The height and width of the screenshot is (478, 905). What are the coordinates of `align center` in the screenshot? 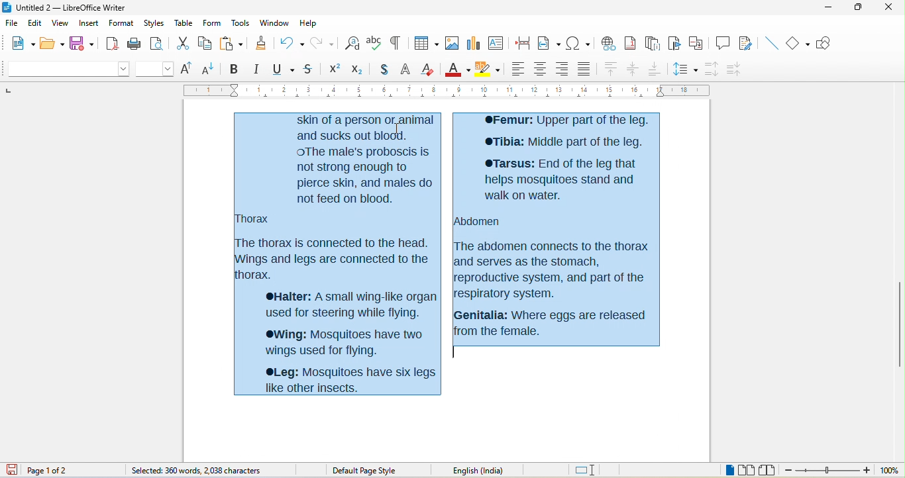 It's located at (540, 70).